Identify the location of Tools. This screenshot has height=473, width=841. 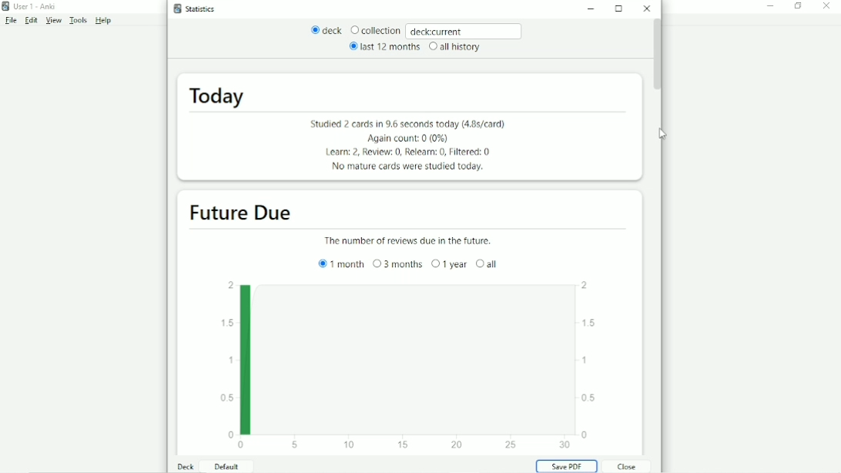
(79, 21).